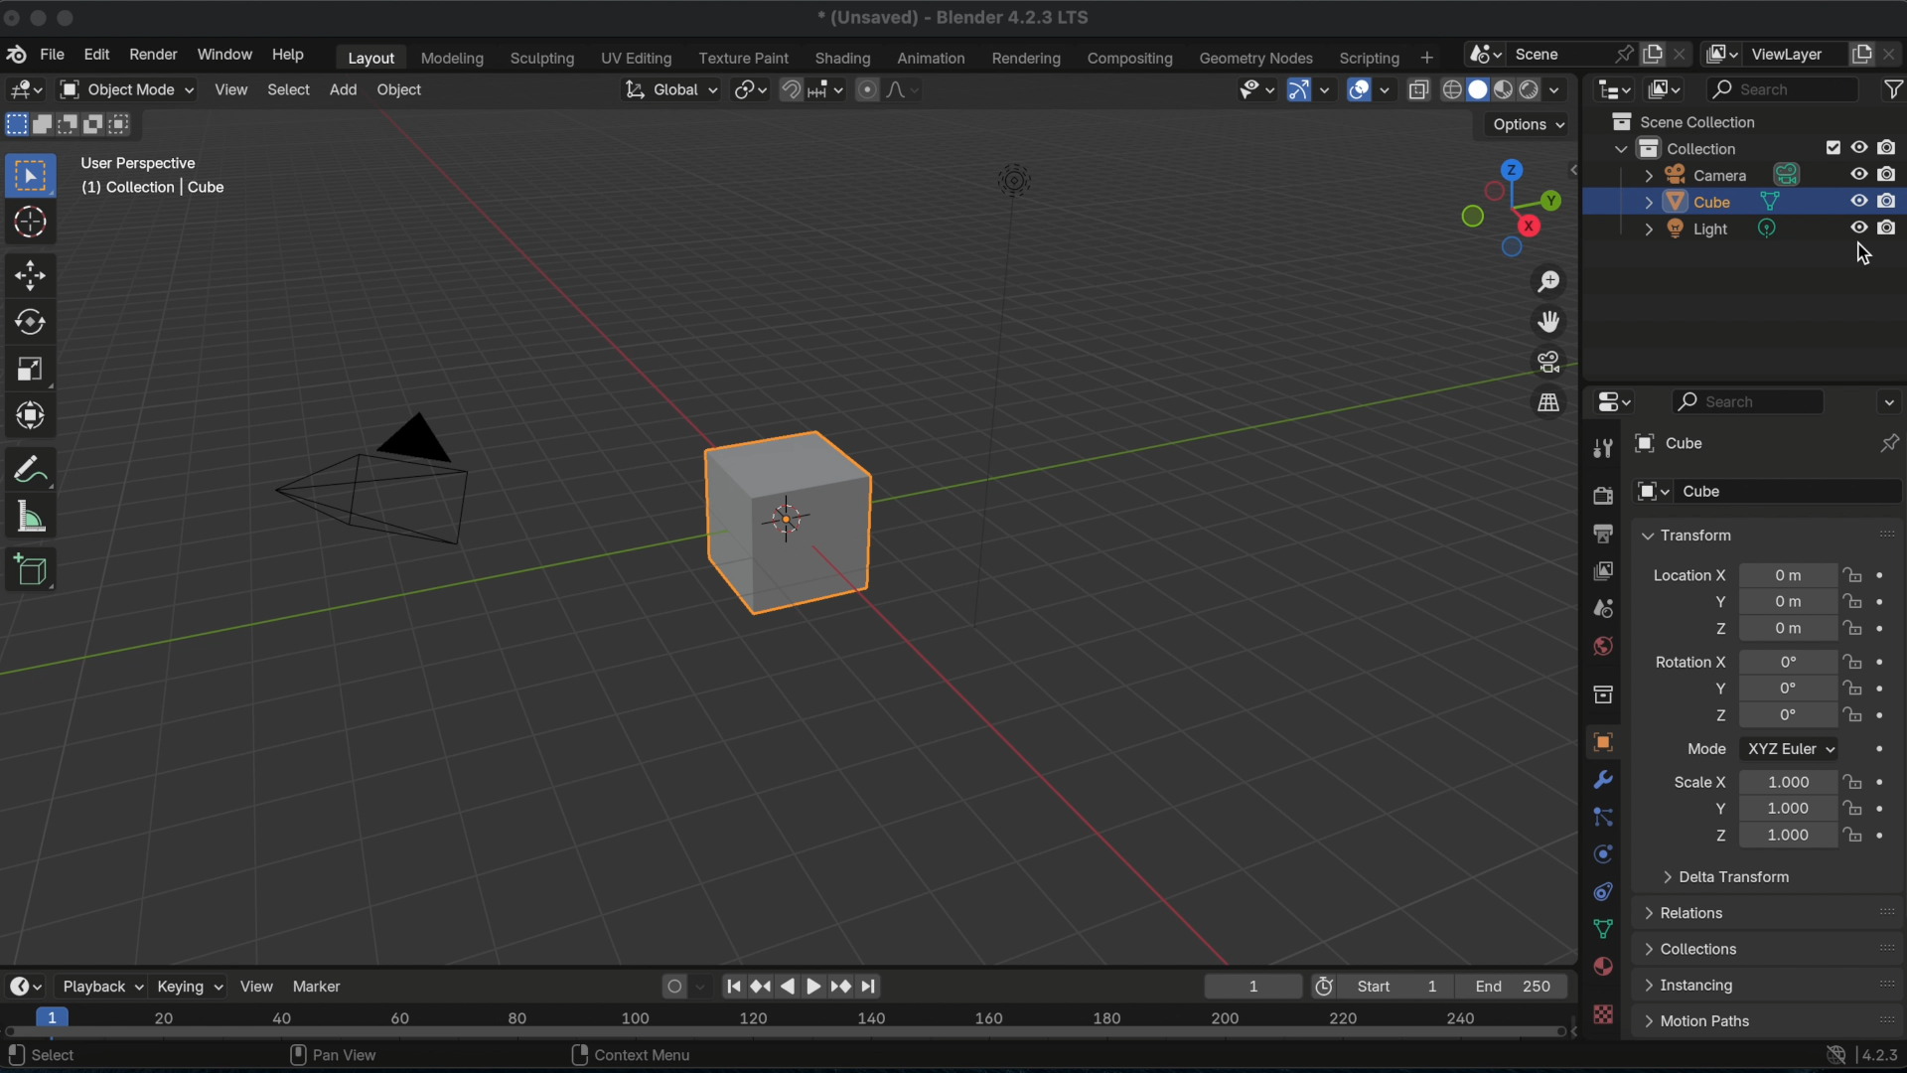  I want to click on lock location, so click(1854, 659).